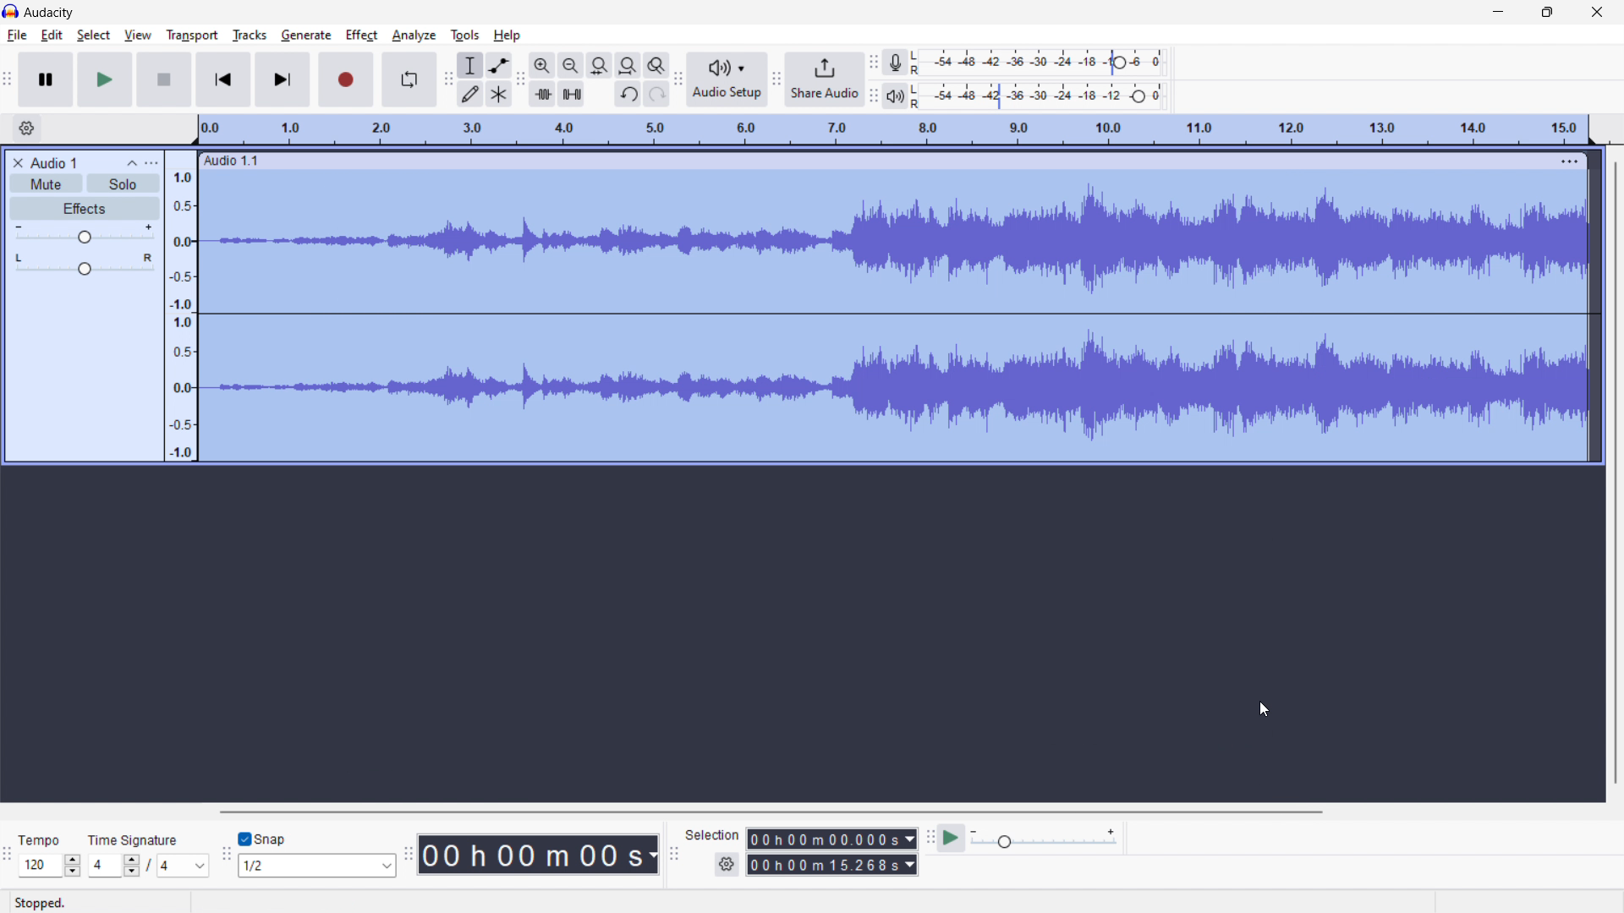  Describe the element at coordinates (85, 234) in the screenshot. I see `volume` at that location.